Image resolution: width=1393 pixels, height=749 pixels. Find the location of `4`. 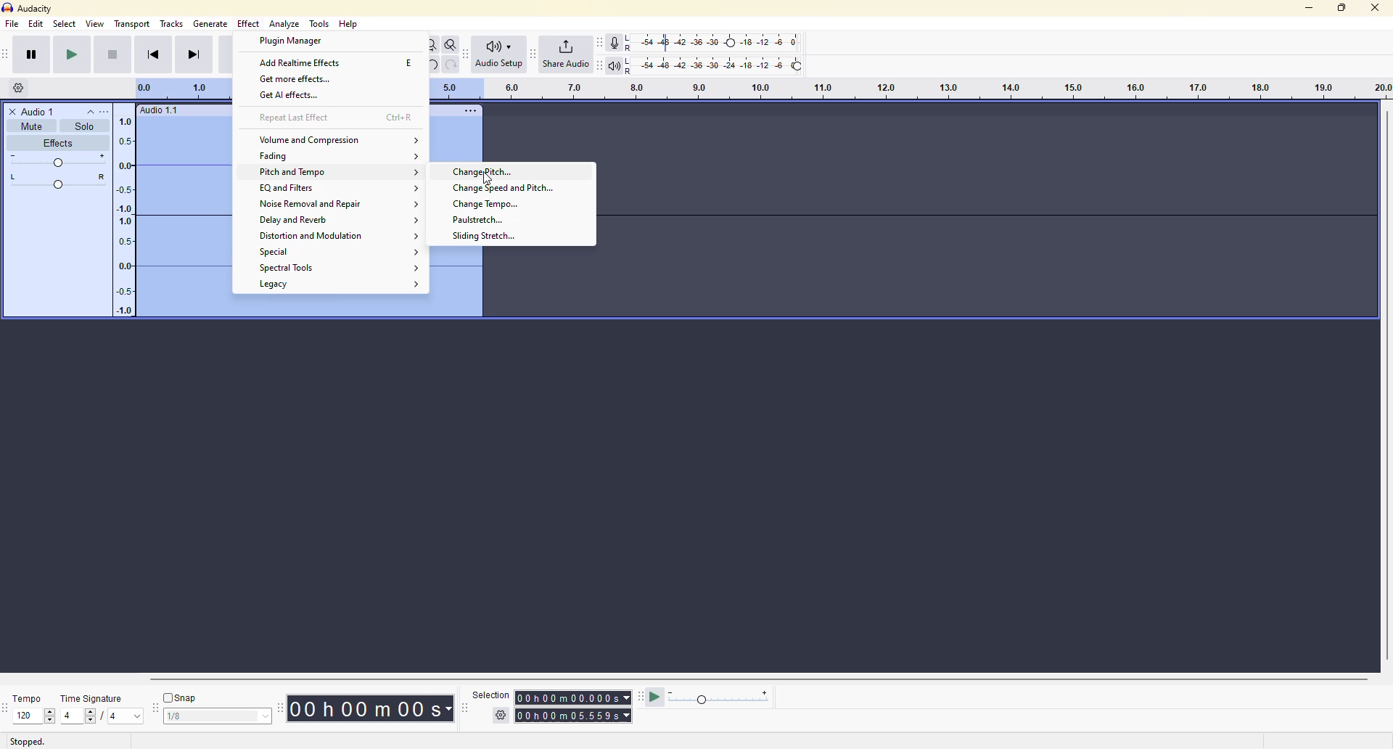

4 is located at coordinates (68, 716).